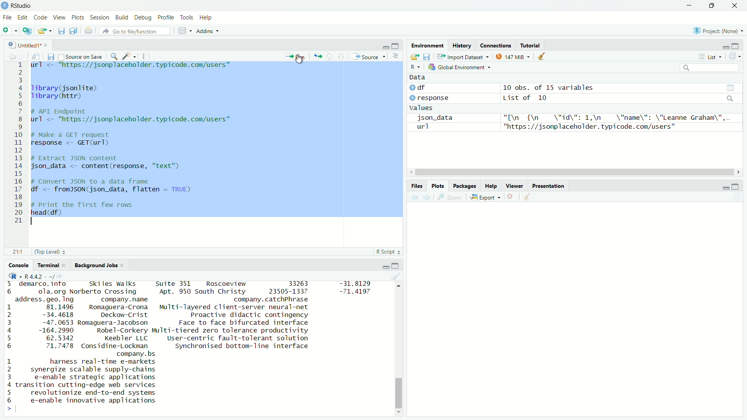 This screenshot has width=747, height=420. Describe the element at coordinates (185, 31) in the screenshot. I see `Workplace panes` at that location.